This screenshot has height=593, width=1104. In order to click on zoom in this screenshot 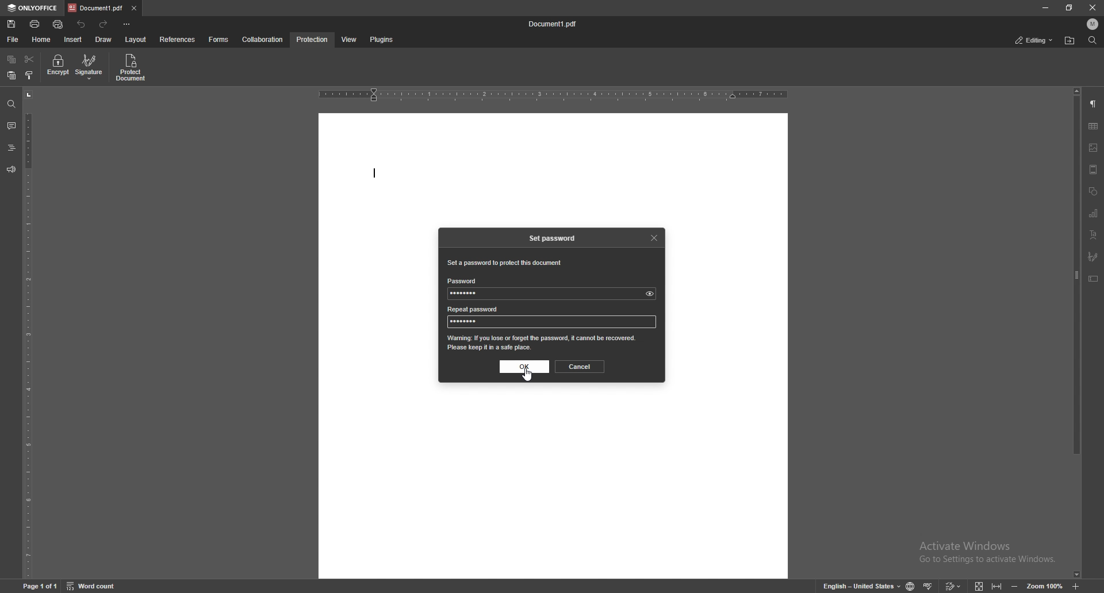, I will do `click(1045, 586)`.